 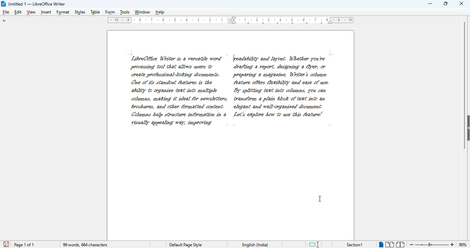 What do you see at coordinates (63, 12) in the screenshot?
I see `format` at bounding box center [63, 12].